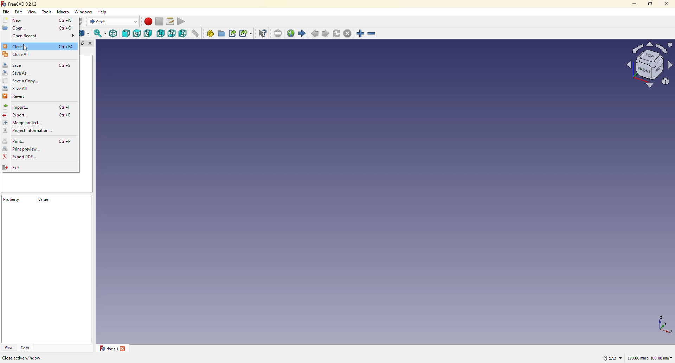  What do you see at coordinates (326, 34) in the screenshot?
I see `next page` at bounding box center [326, 34].